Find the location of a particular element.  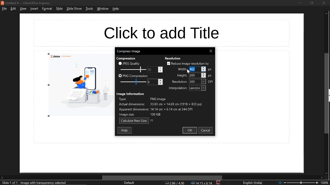

format is located at coordinates (47, 8).